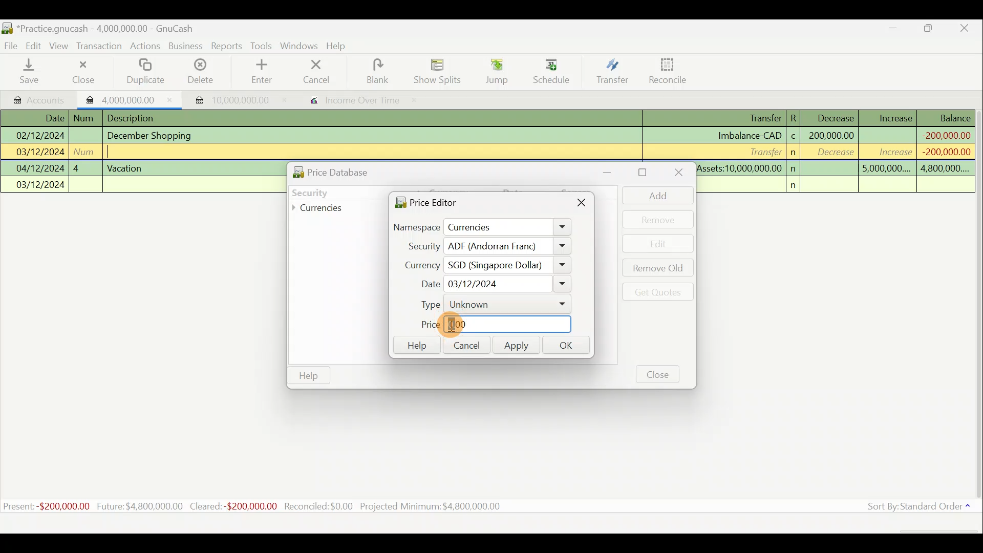 This screenshot has width=983, height=553. What do you see at coordinates (914, 507) in the screenshot?
I see `Sort by` at bounding box center [914, 507].